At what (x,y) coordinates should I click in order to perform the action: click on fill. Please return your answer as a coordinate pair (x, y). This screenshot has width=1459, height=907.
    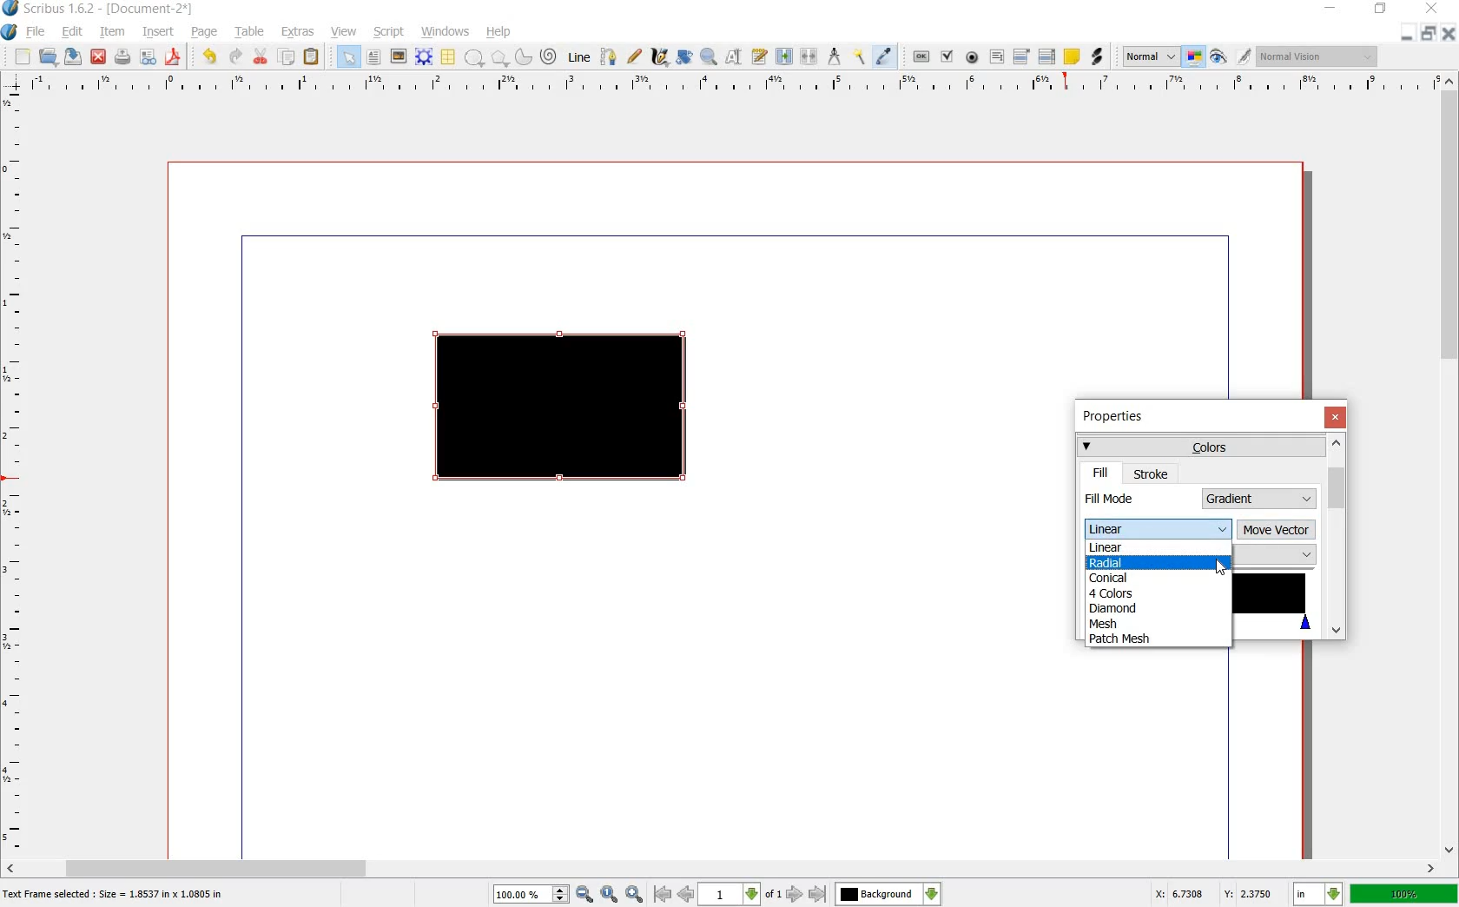
    Looking at the image, I should click on (1101, 473).